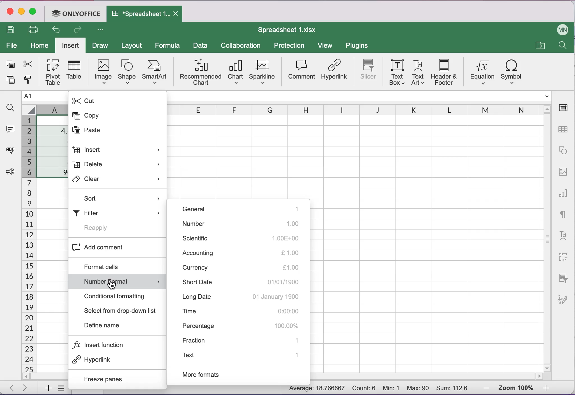 The image size is (575, 395). What do you see at coordinates (103, 72) in the screenshot?
I see `image` at bounding box center [103, 72].